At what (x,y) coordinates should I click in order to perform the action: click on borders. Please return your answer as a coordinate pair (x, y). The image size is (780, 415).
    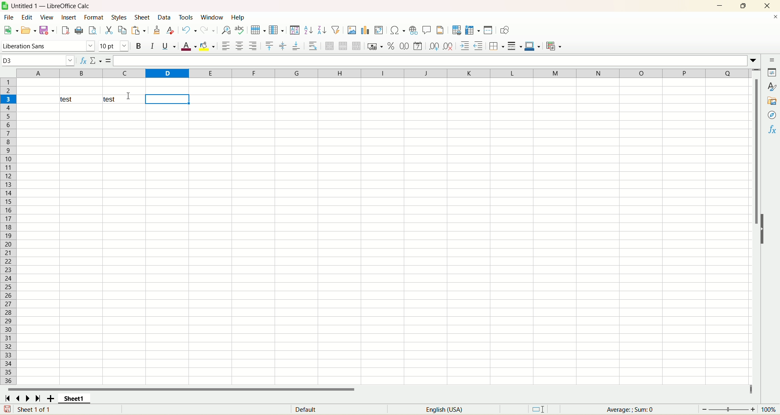
    Looking at the image, I should click on (497, 46).